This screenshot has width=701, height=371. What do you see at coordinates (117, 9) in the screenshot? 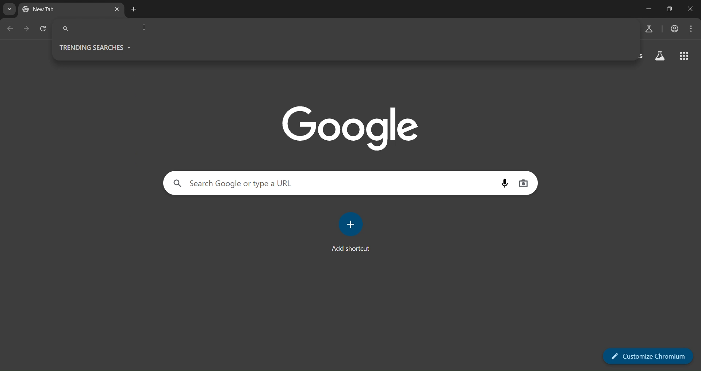
I see `close tab` at bounding box center [117, 9].